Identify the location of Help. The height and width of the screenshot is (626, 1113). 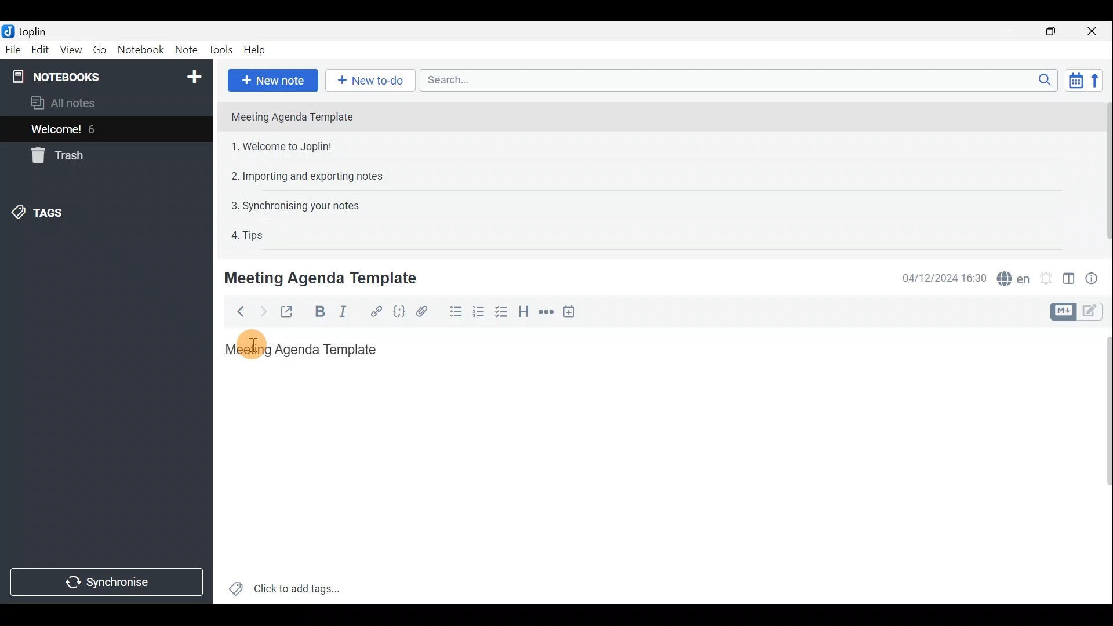
(257, 50).